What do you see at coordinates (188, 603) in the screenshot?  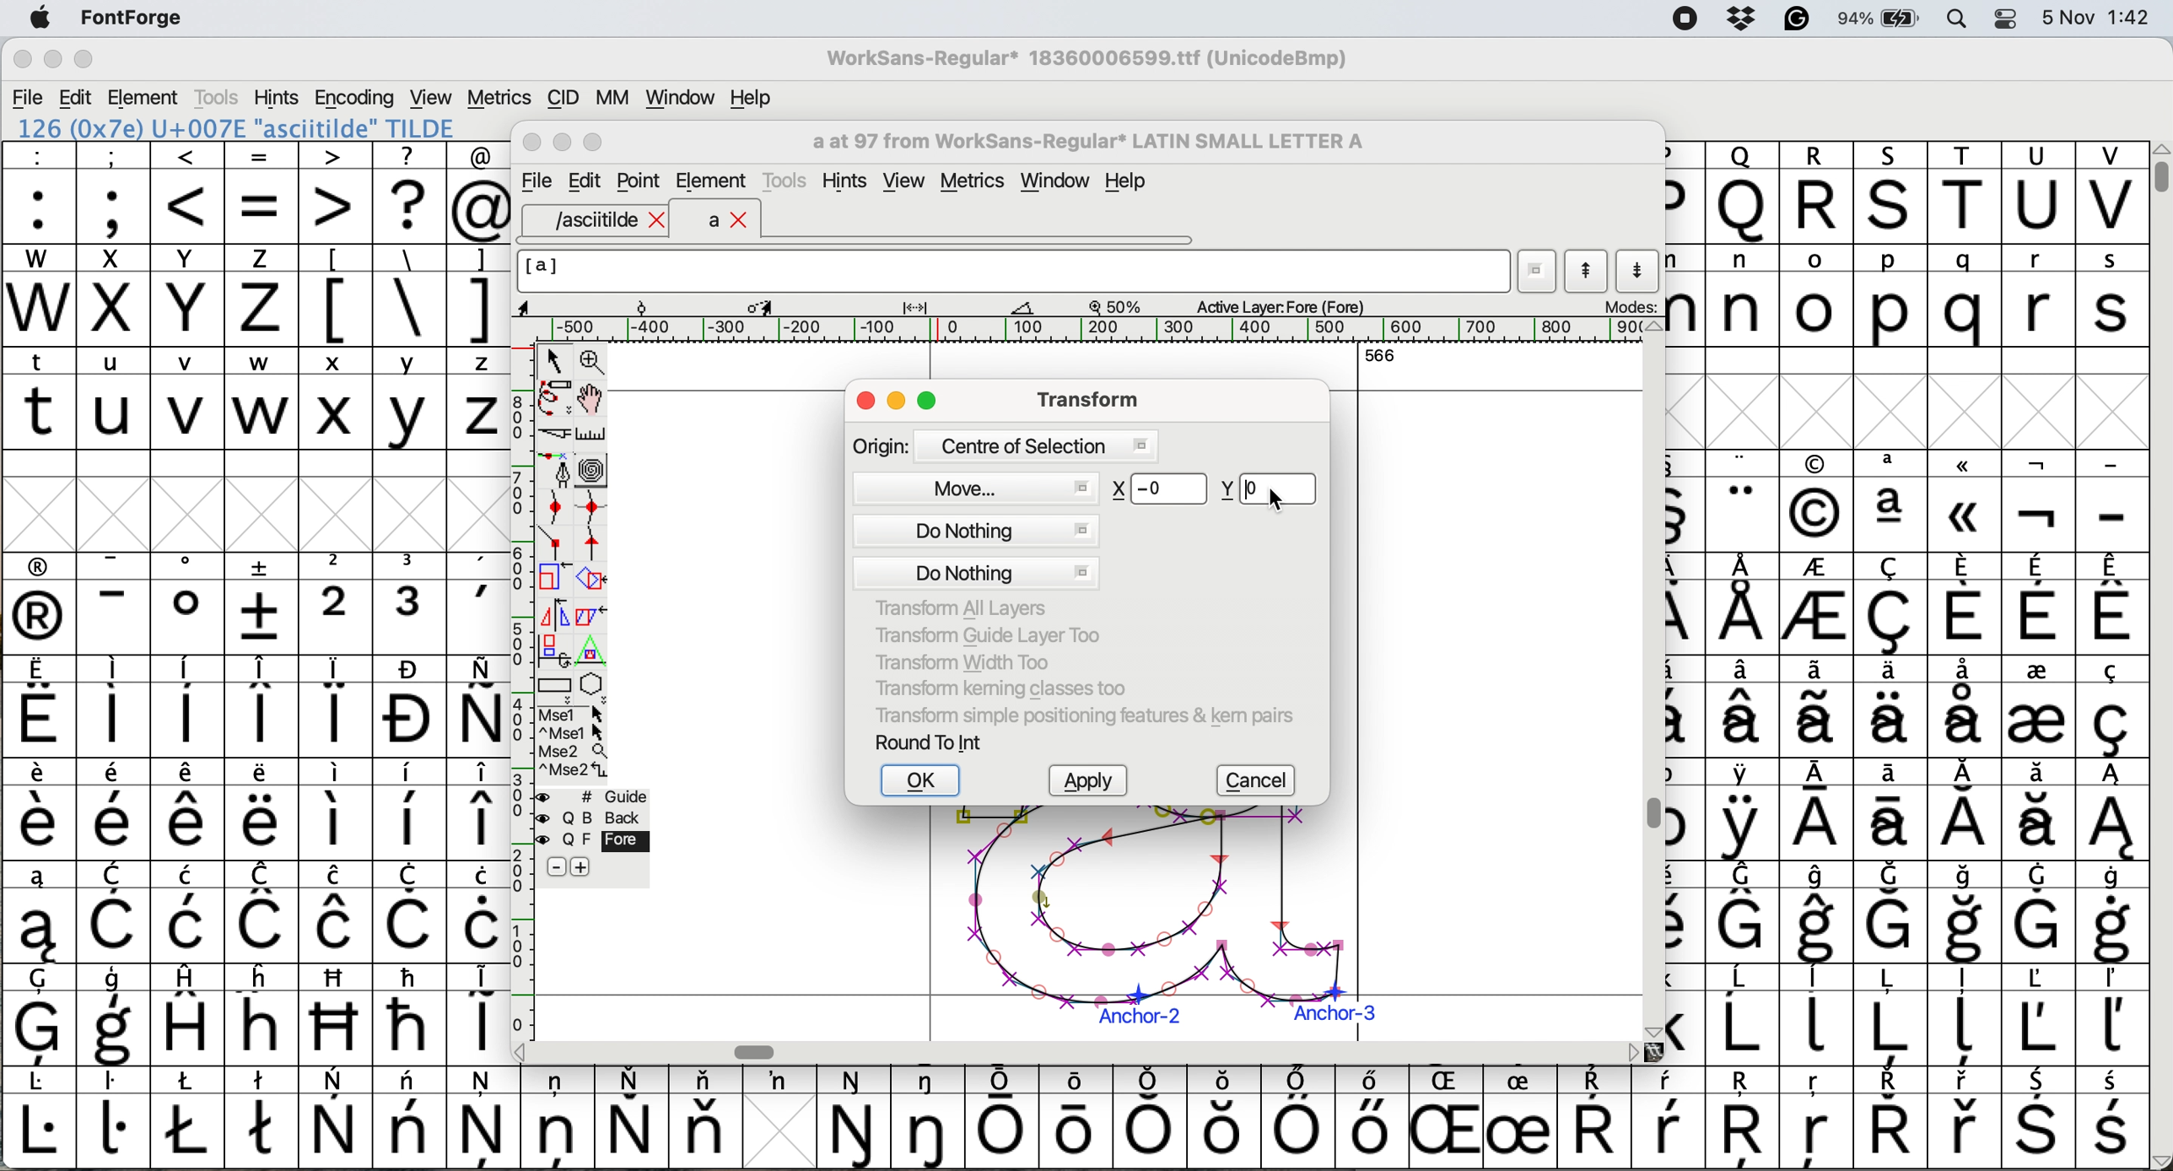 I see `symbol` at bounding box center [188, 603].